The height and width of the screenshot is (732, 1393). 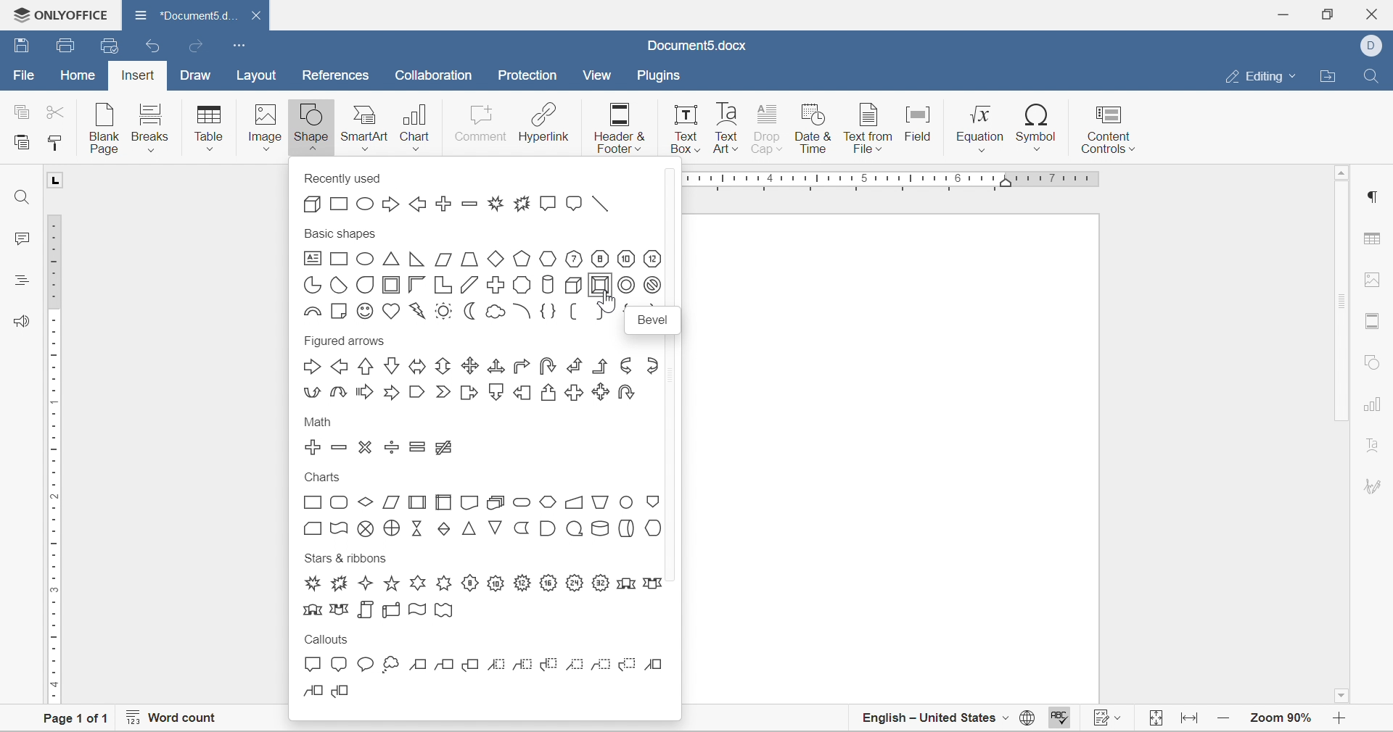 I want to click on layout, so click(x=257, y=76).